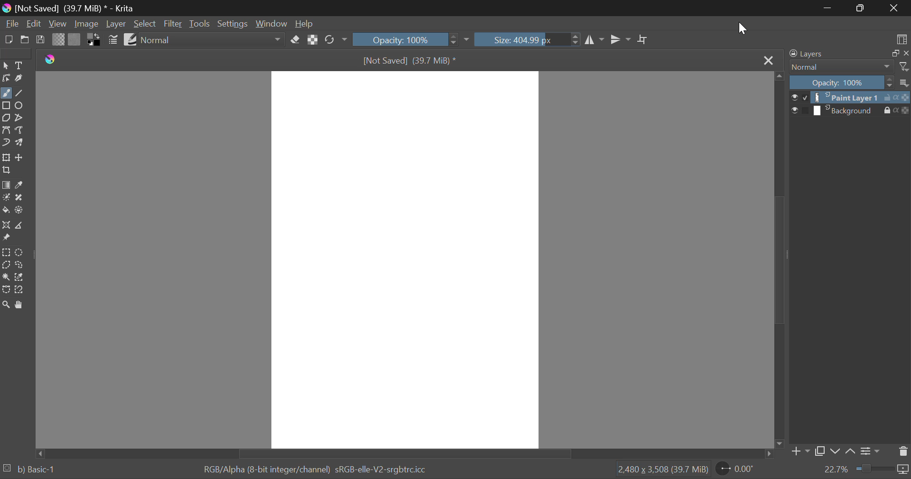 The height and width of the screenshot is (479, 911). I want to click on Brush Settings, so click(113, 40).